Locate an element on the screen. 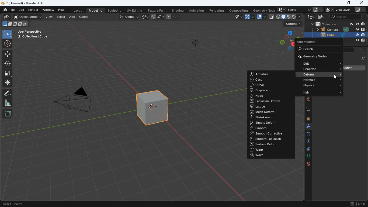 The width and height of the screenshot is (368, 207). animation is located at coordinates (196, 10).